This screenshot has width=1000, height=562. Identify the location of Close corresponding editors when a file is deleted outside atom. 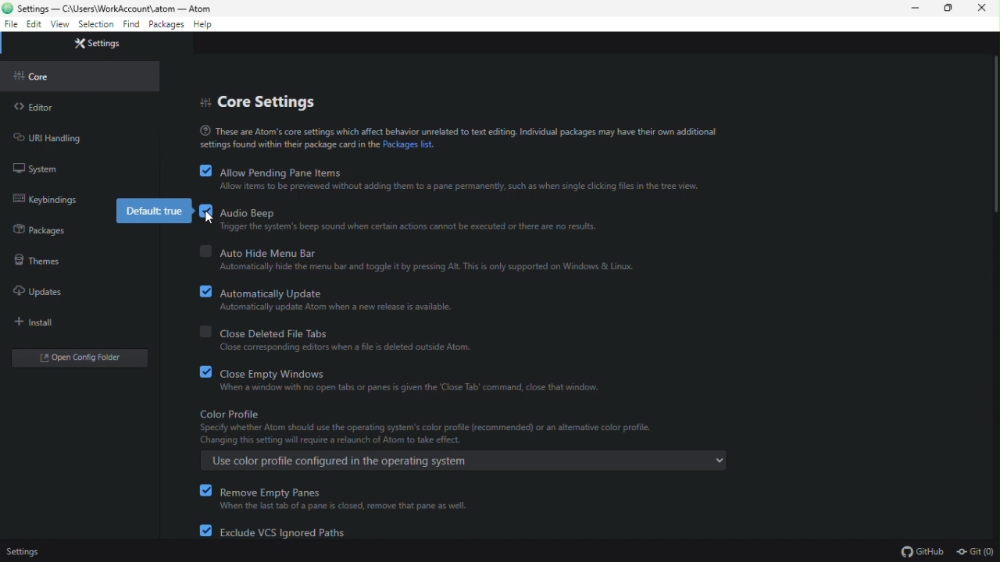
(344, 349).